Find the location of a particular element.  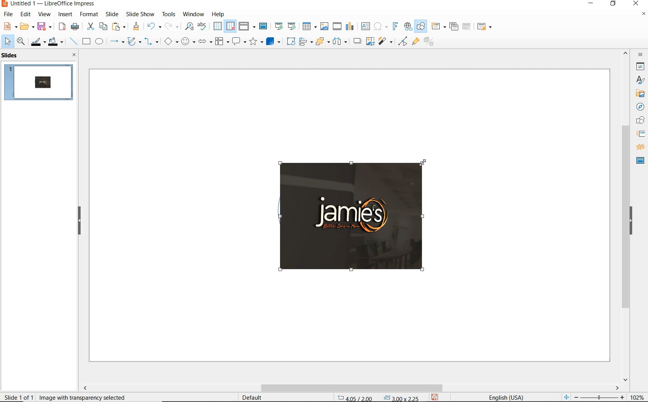

cut is located at coordinates (89, 27).